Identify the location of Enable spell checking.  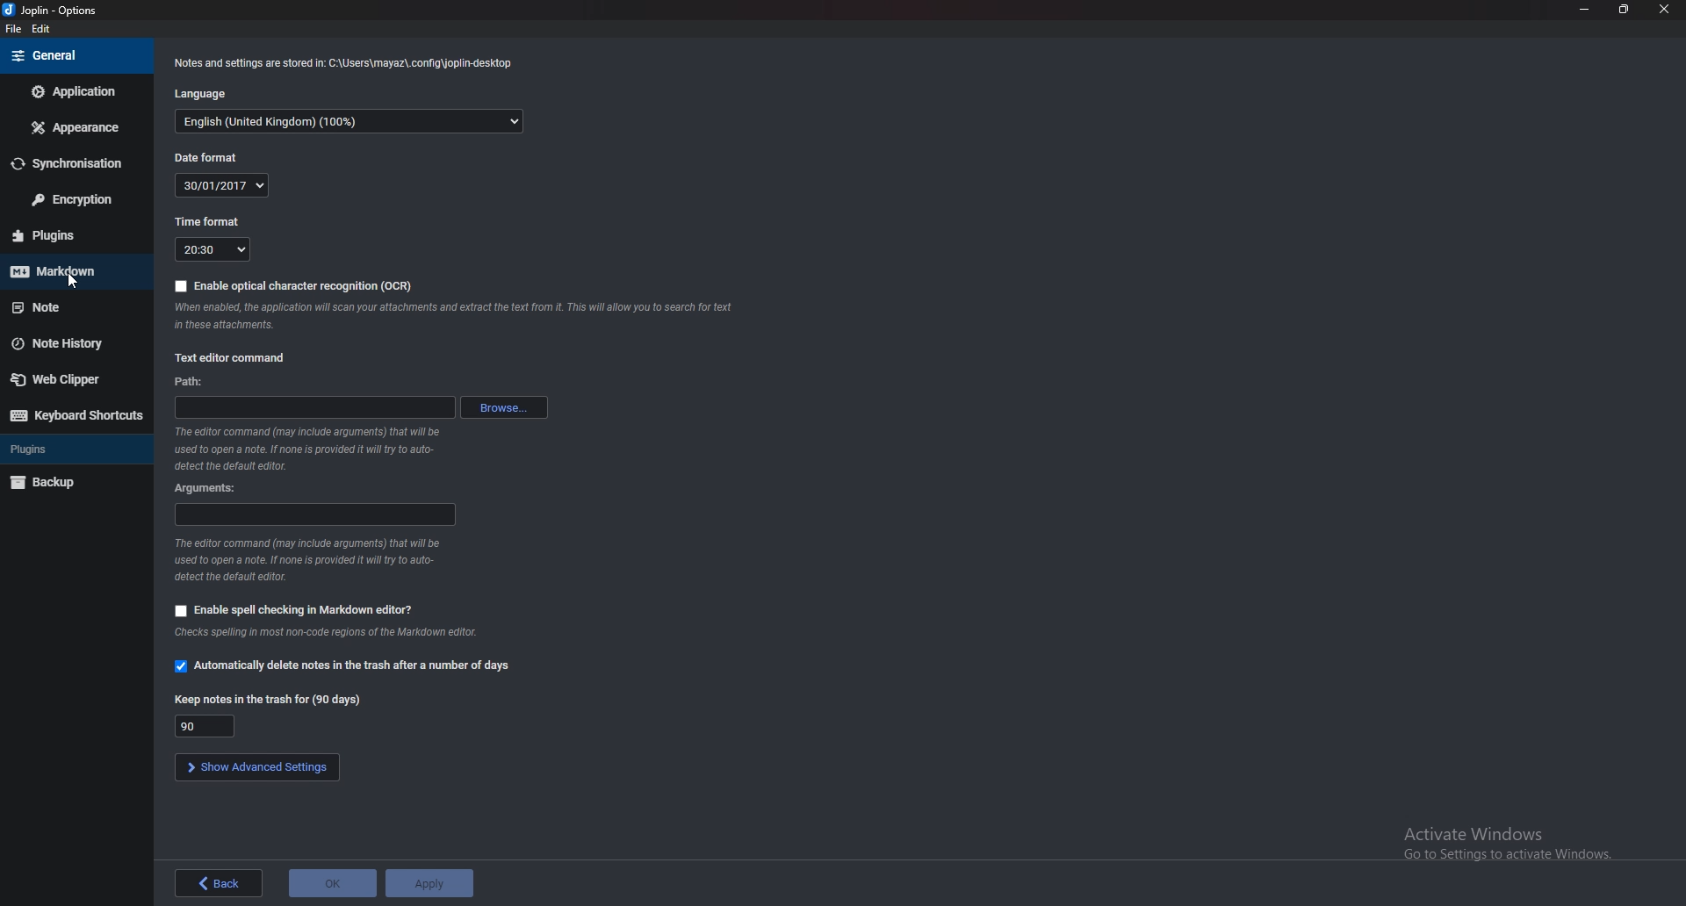
(294, 611).